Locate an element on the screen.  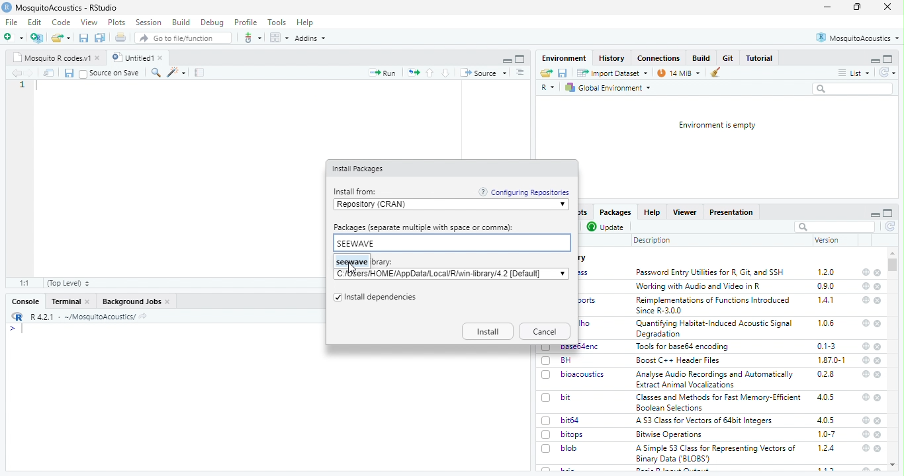
close is located at coordinates (878, 301).